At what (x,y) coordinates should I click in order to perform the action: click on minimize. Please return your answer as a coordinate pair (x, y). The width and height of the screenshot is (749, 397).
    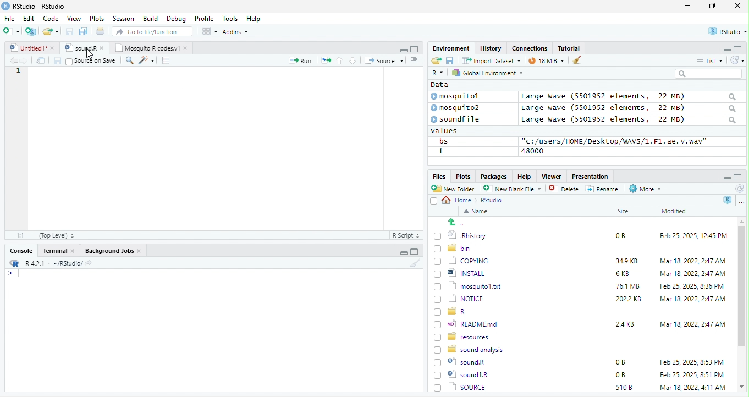
    Looking at the image, I should click on (723, 49).